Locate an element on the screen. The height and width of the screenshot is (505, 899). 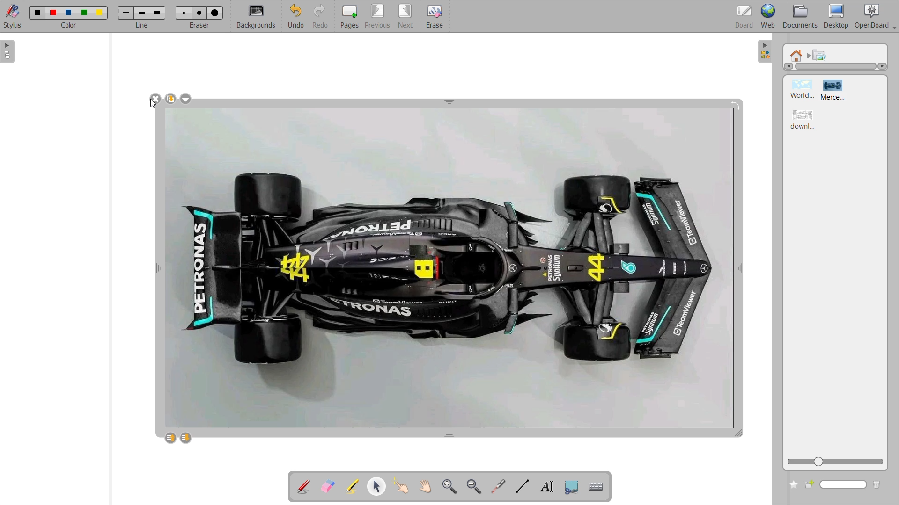
name input bar is located at coordinates (843, 485).